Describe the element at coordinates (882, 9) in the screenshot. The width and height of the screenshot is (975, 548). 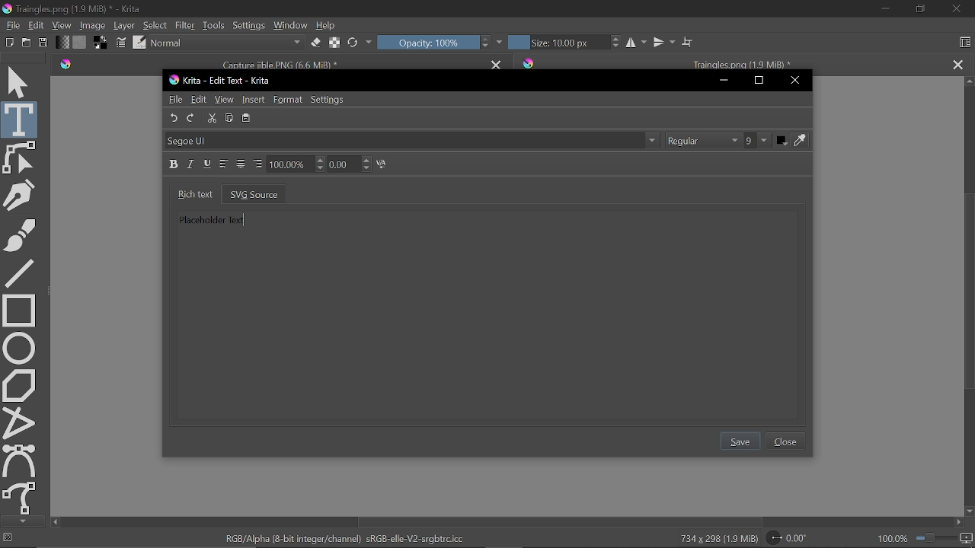
I see `Minimize` at that location.